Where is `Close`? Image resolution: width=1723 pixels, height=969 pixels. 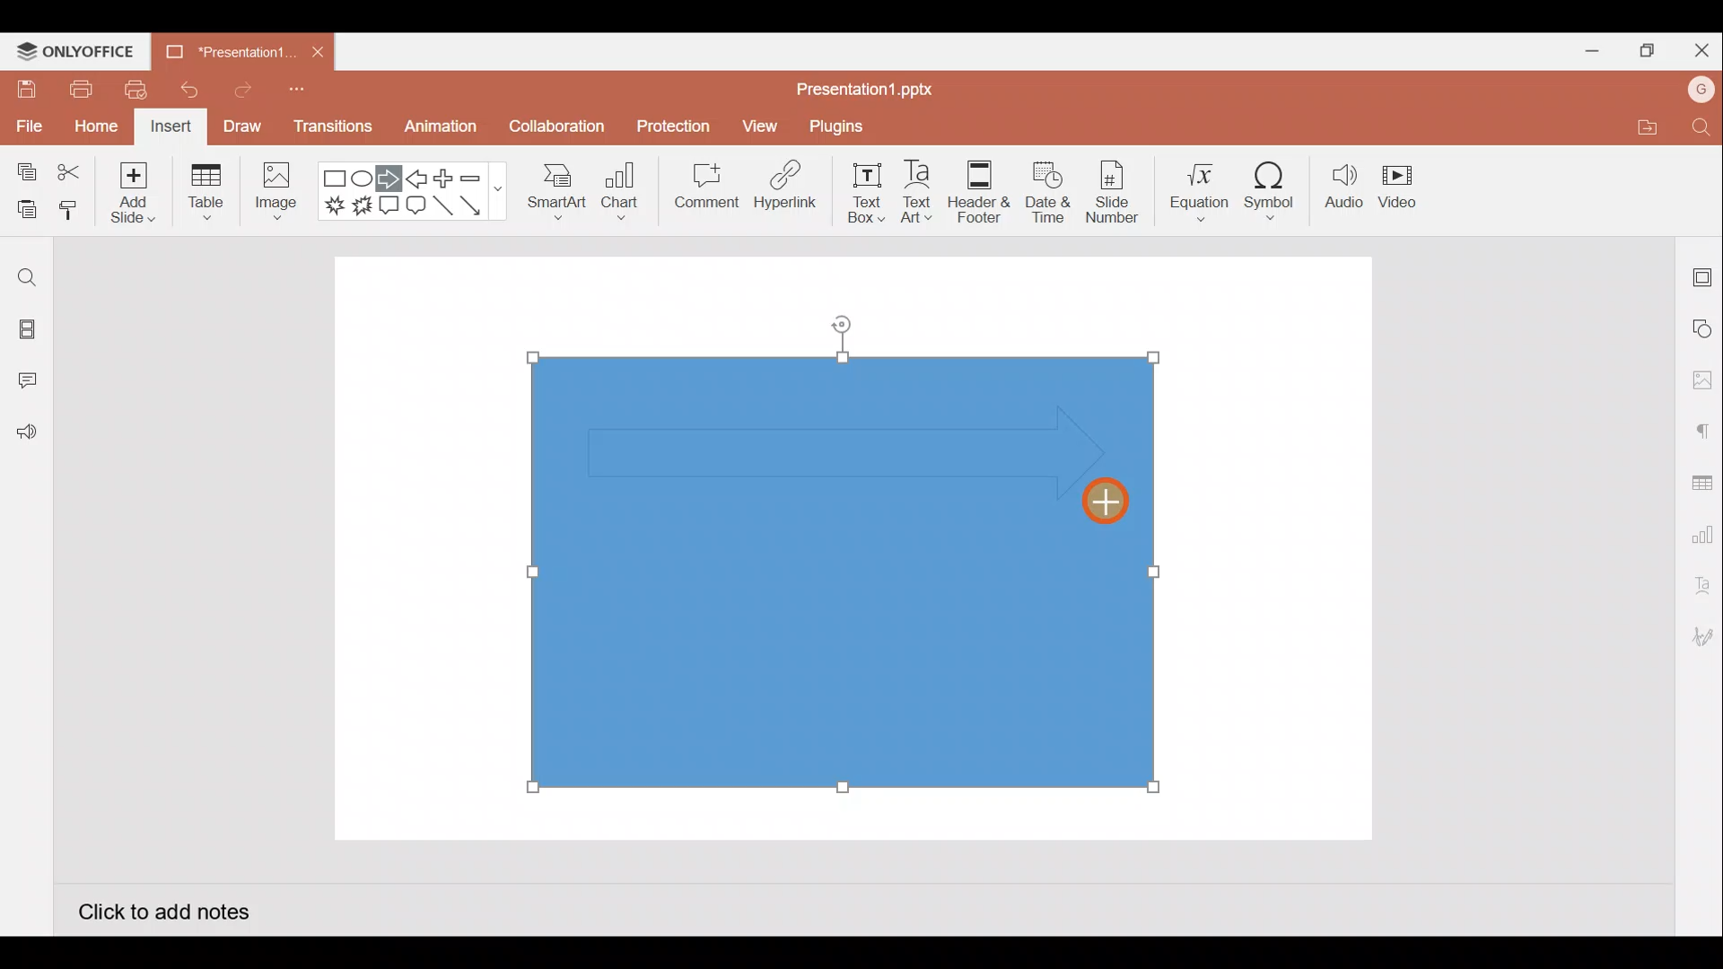 Close is located at coordinates (1698, 47).